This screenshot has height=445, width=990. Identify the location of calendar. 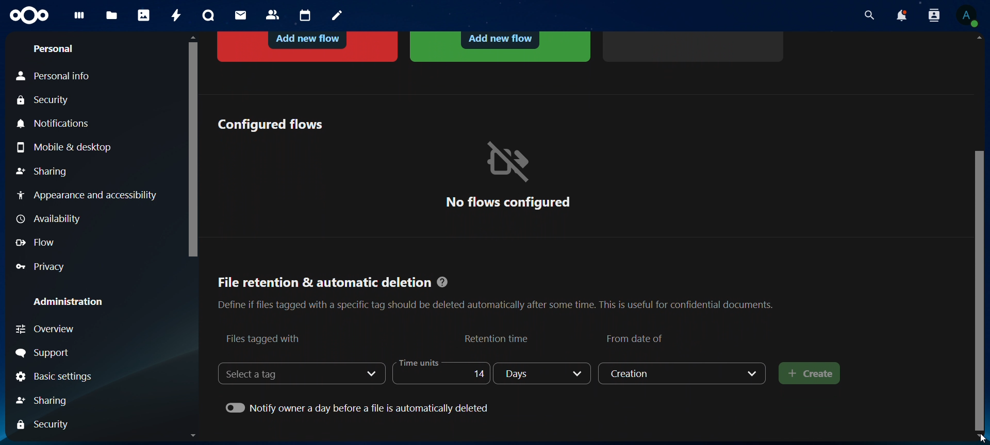
(306, 16).